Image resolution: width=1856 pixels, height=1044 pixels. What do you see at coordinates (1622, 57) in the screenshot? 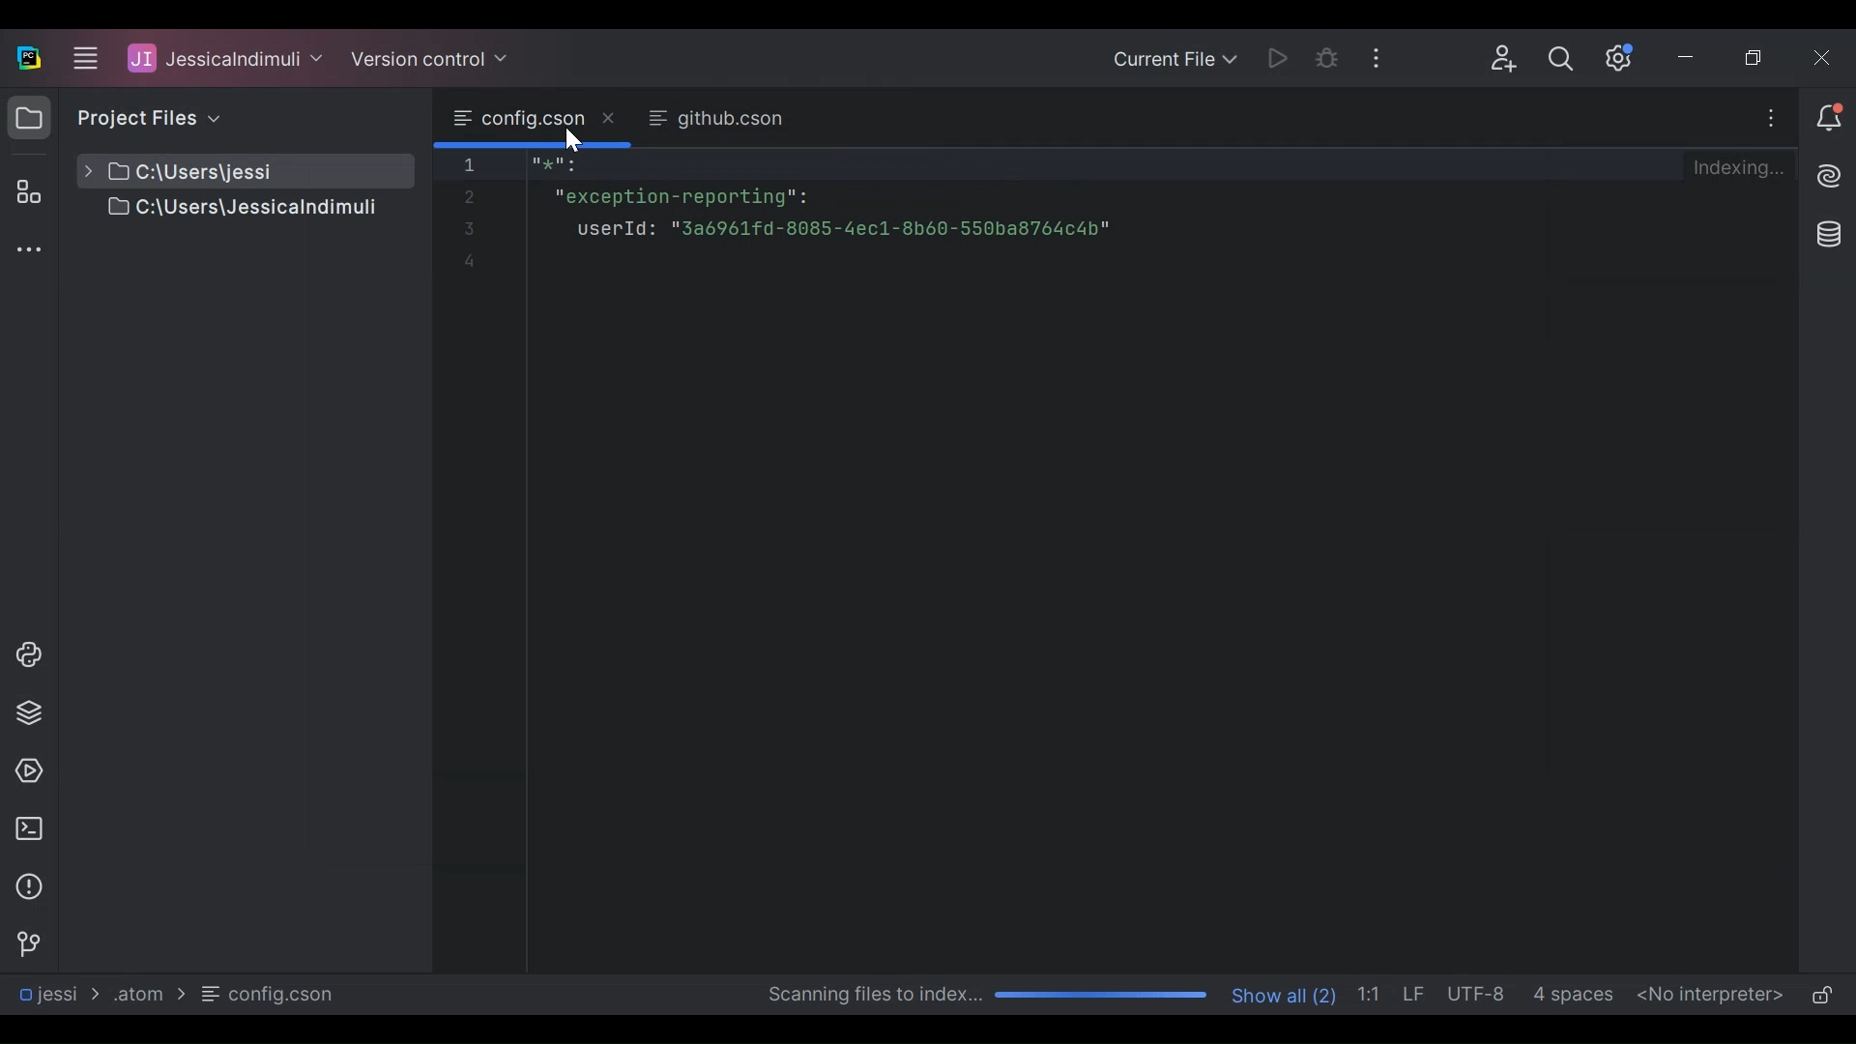
I see `Settings` at bounding box center [1622, 57].